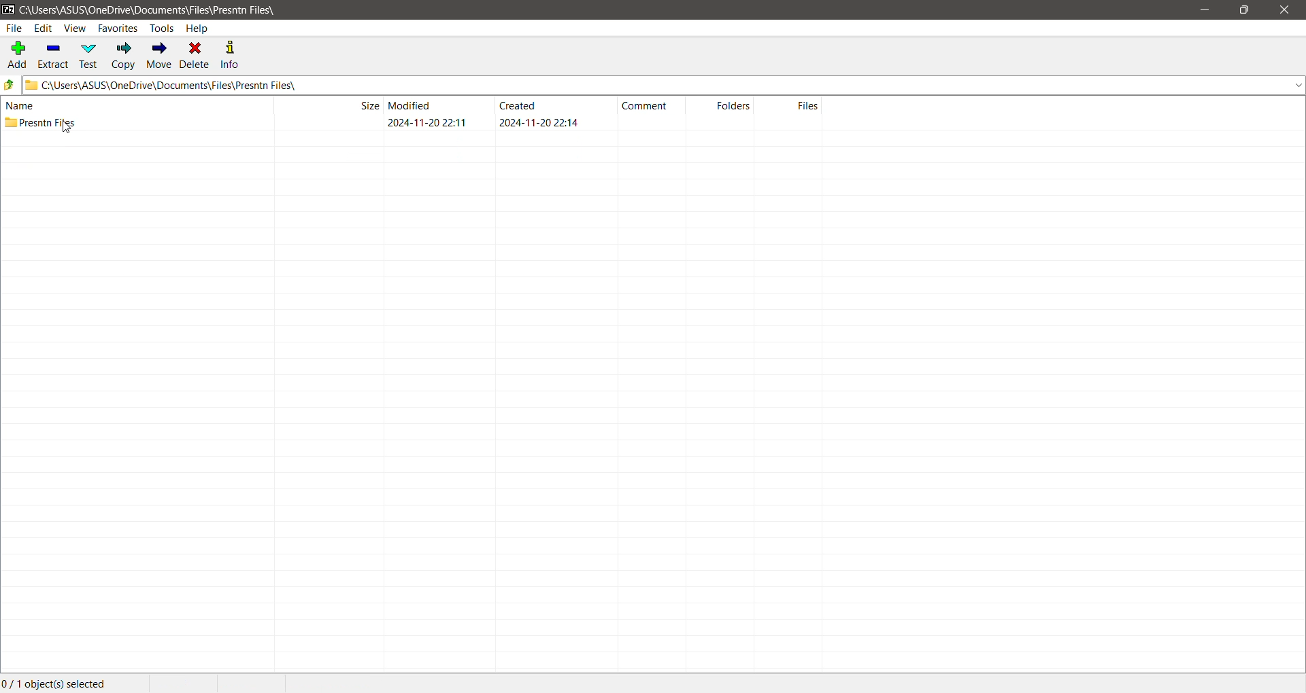  What do you see at coordinates (20, 105) in the screenshot?
I see `name` at bounding box center [20, 105].